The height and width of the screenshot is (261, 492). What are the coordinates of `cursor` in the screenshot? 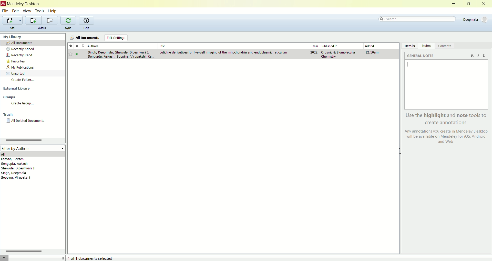 It's located at (424, 66).